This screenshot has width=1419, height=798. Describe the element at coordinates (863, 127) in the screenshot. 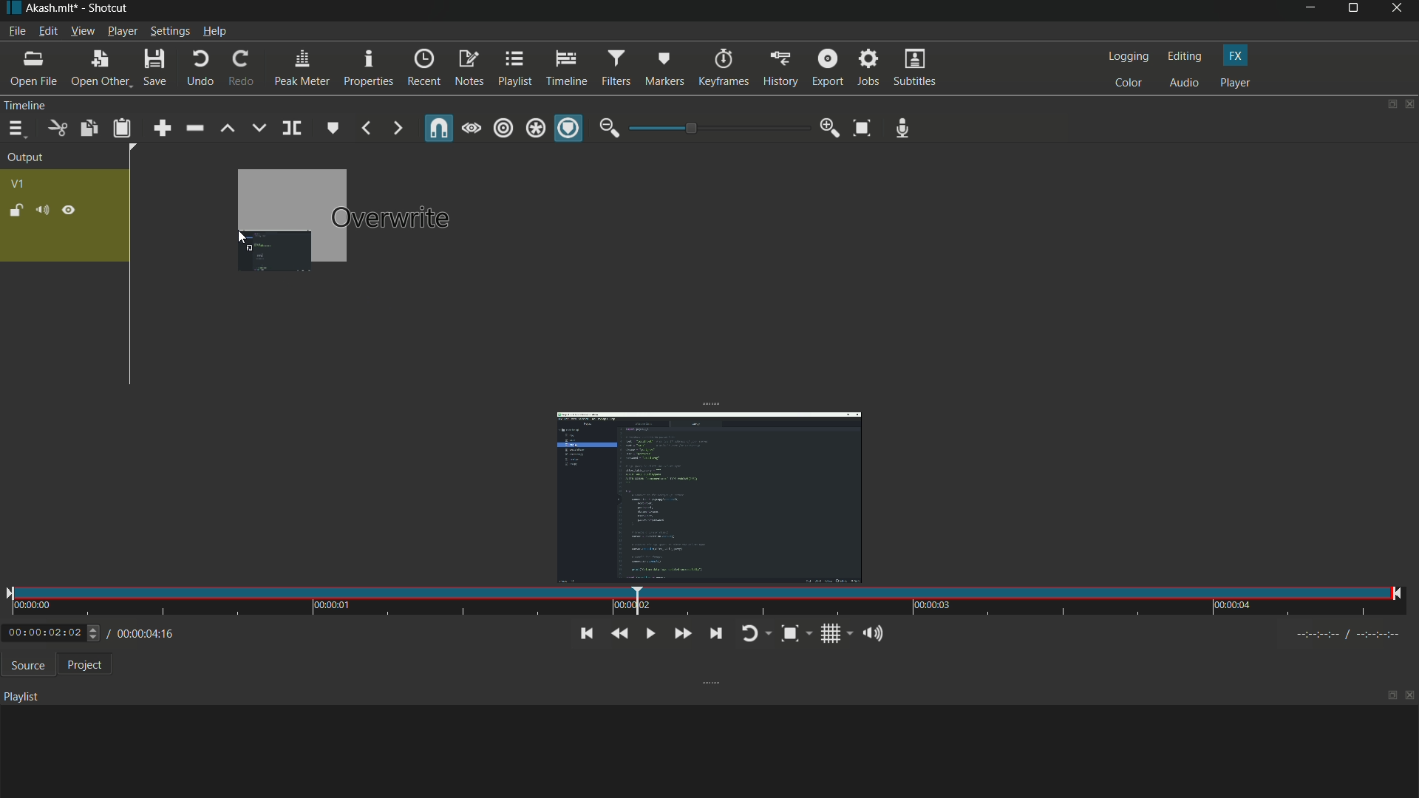

I see `toggle zoom` at that location.